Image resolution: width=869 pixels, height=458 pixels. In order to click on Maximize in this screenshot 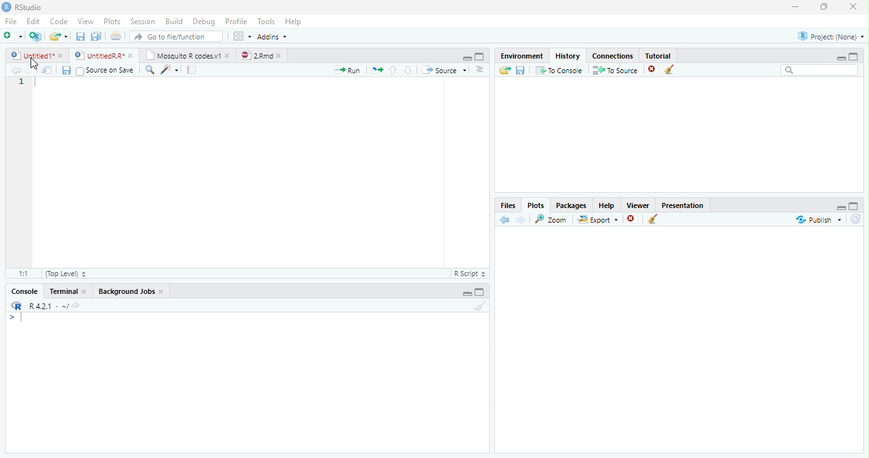, I will do `click(824, 7)`.